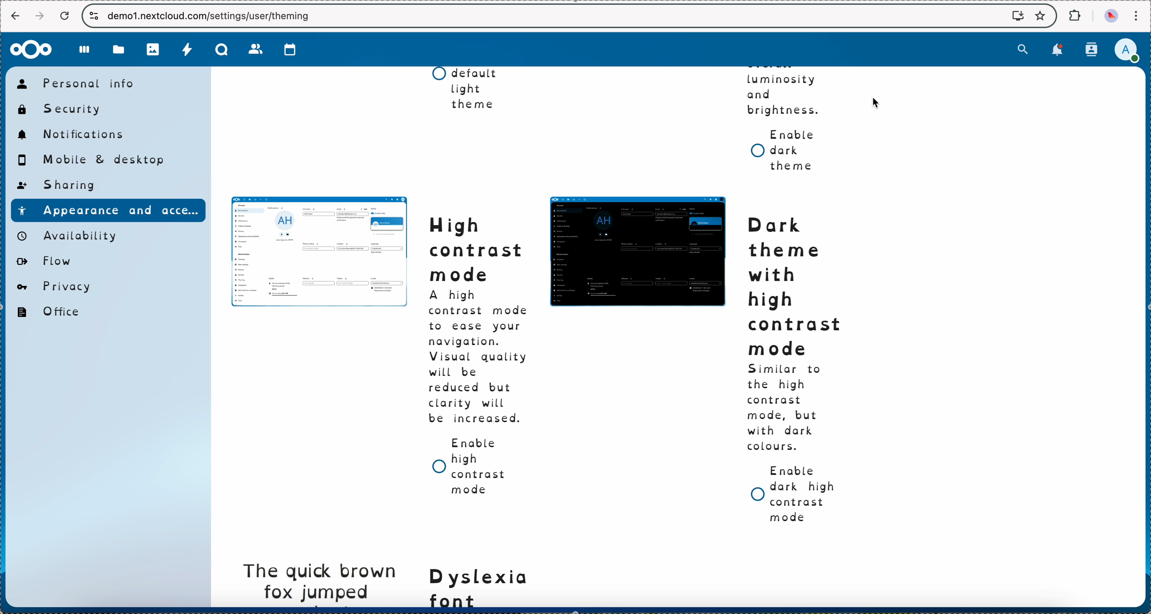 This screenshot has width=1151, height=614. What do you see at coordinates (153, 50) in the screenshot?
I see `photos` at bounding box center [153, 50].